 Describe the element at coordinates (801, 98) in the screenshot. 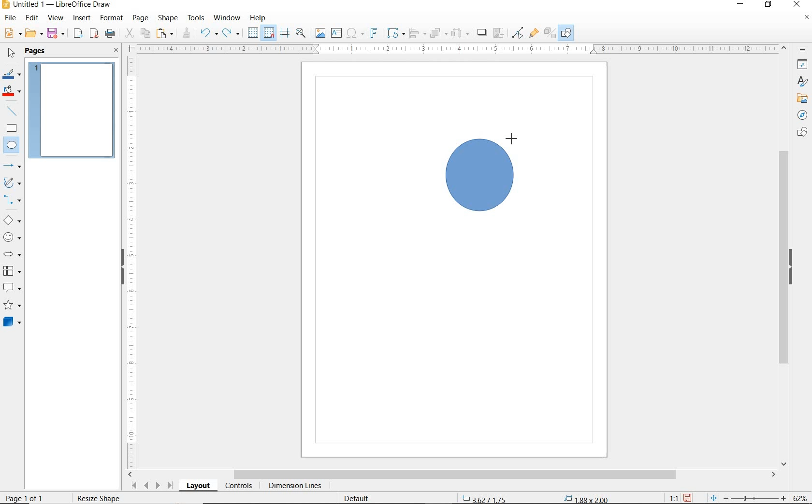

I see `GALLERY` at that location.